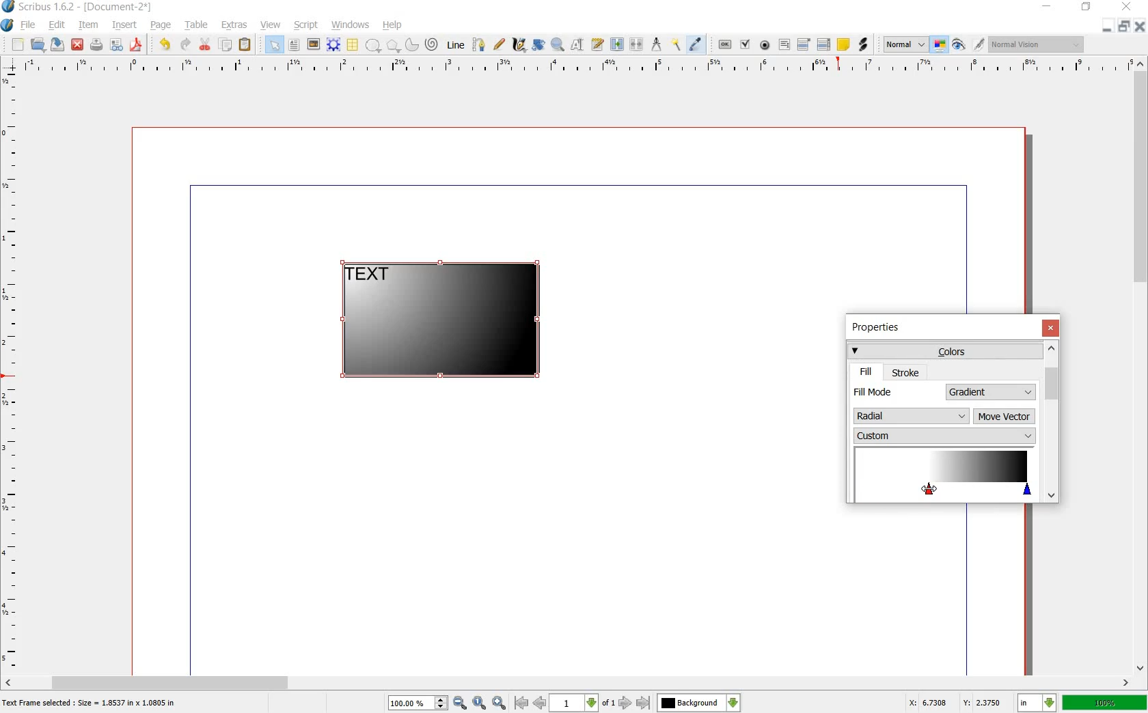 This screenshot has height=713, width=1148. I want to click on scribus 1.6.2 - [document-2*], so click(90, 8).